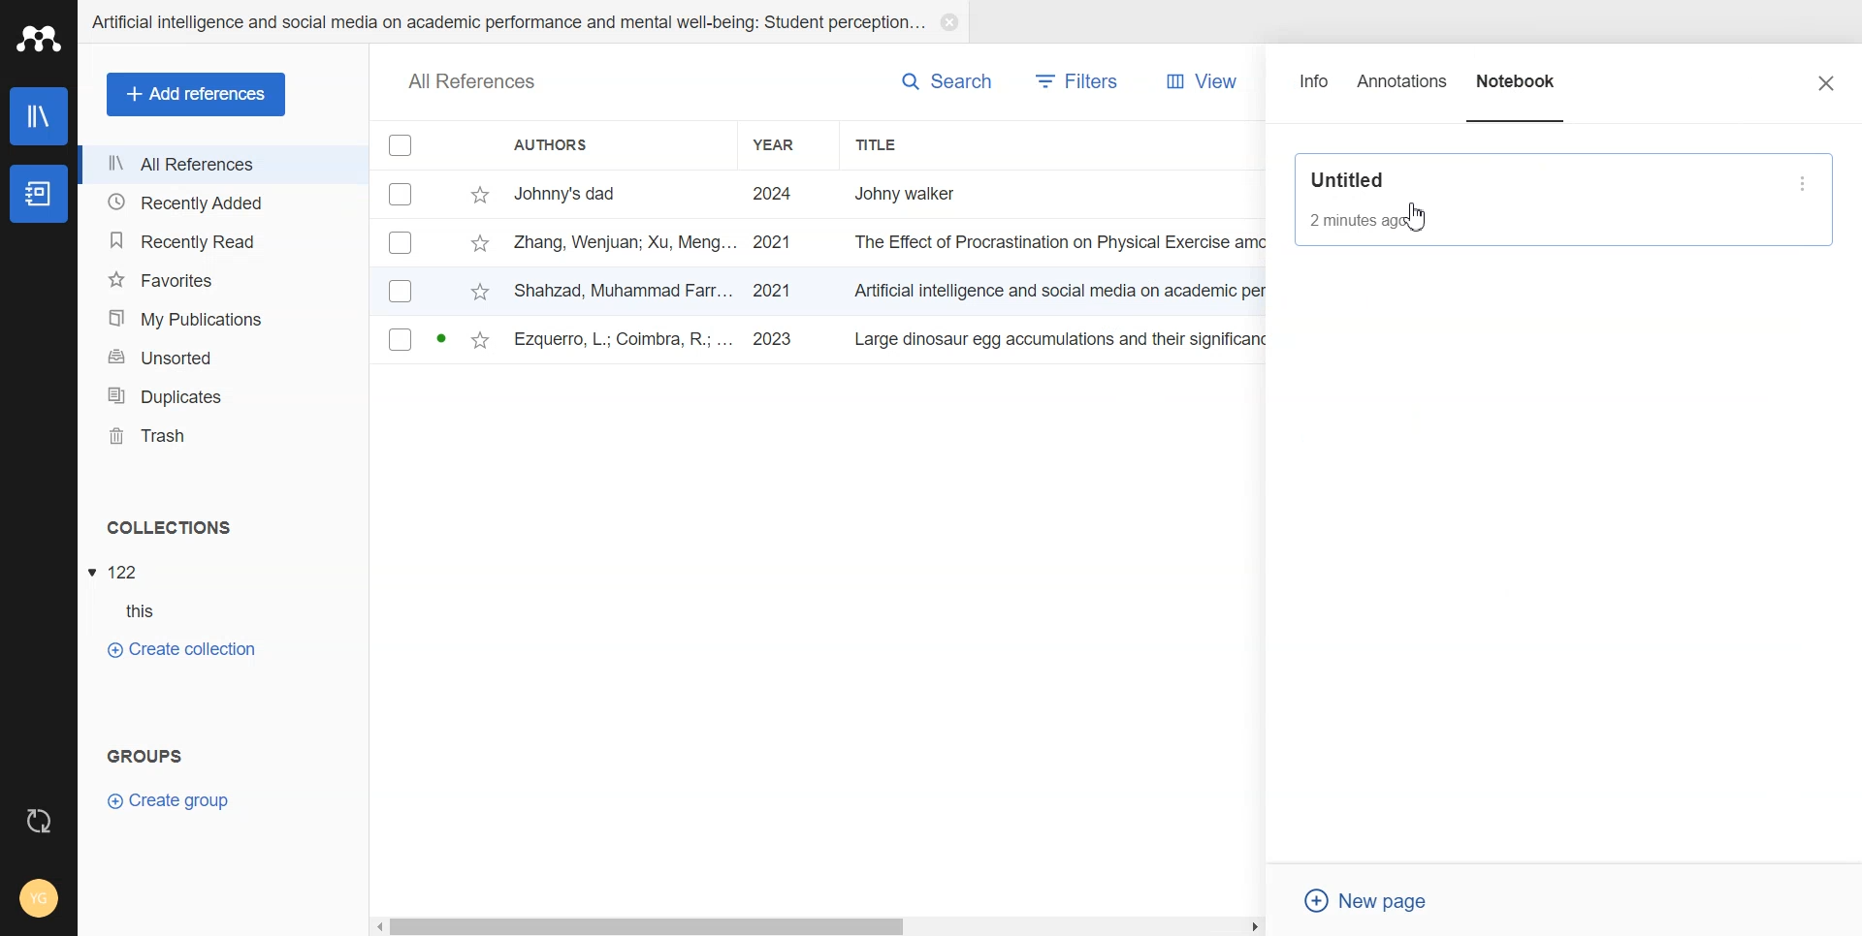 Image resolution: width=1862 pixels, height=936 pixels. What do you see at coordinates (169, 799) in the screenshot?
I see `Crate Group` at bounding box center [169, 799].